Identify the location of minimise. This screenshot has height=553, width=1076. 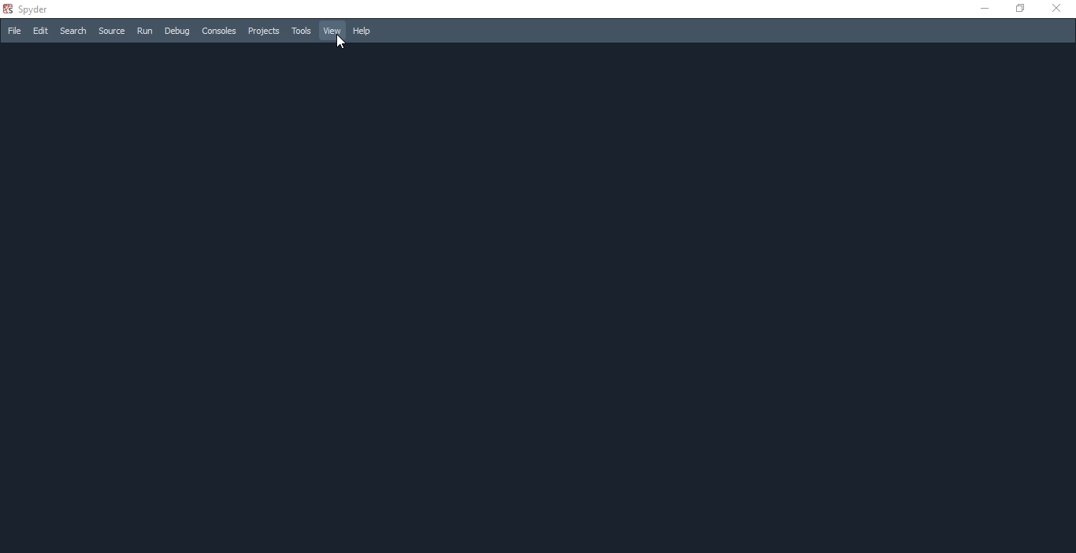
(981, 11).